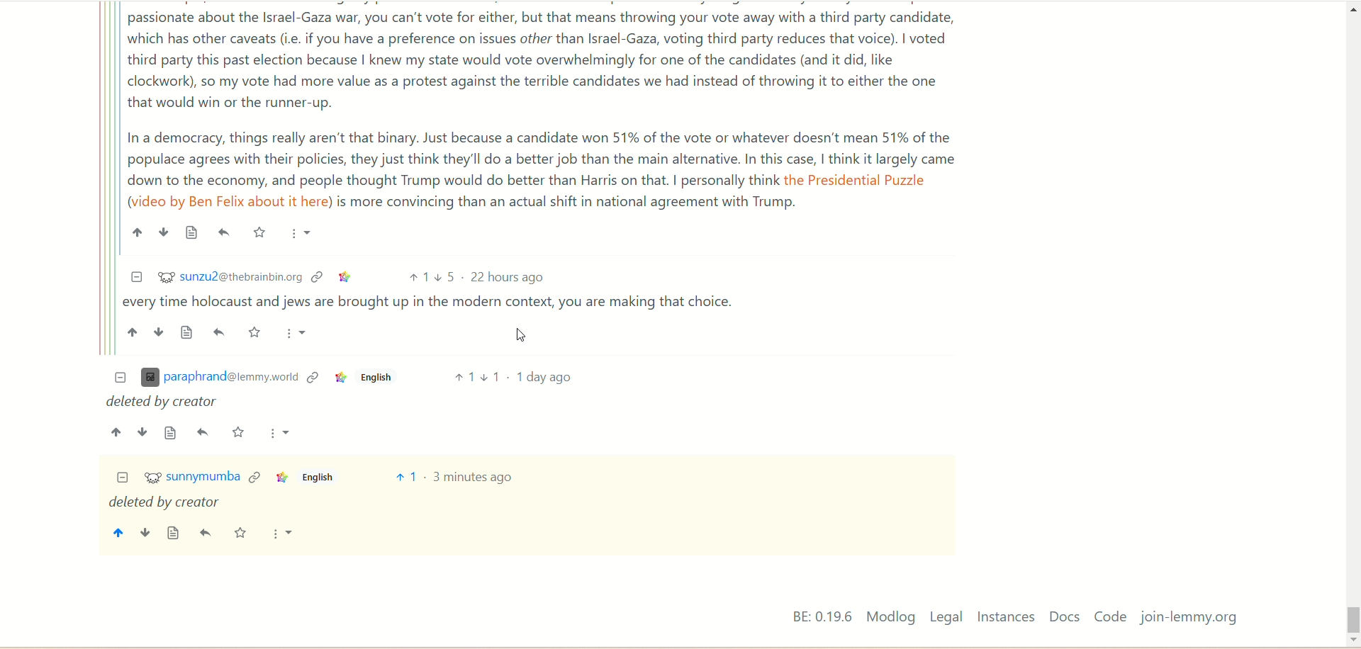 The width and height of the screenshot is (1361, 649). I want to click on Link, so click(318, 277).